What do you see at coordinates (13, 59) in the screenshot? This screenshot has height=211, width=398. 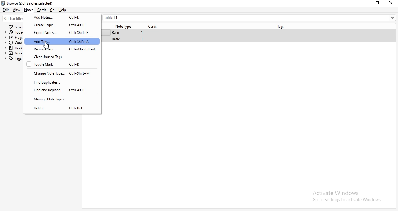 I see `tags` at bounding box center [13, 59].